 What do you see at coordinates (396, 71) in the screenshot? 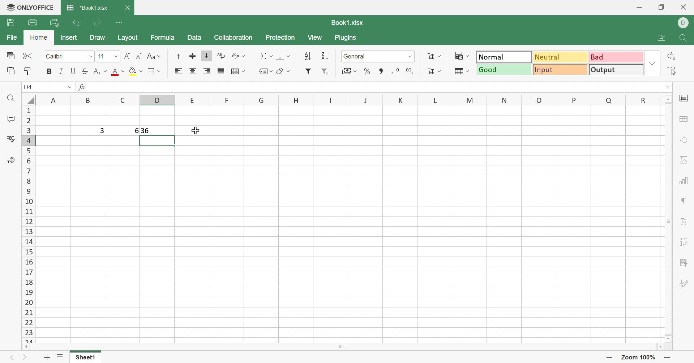
I see `Decrease decimal` at bounding box center [396, 71].